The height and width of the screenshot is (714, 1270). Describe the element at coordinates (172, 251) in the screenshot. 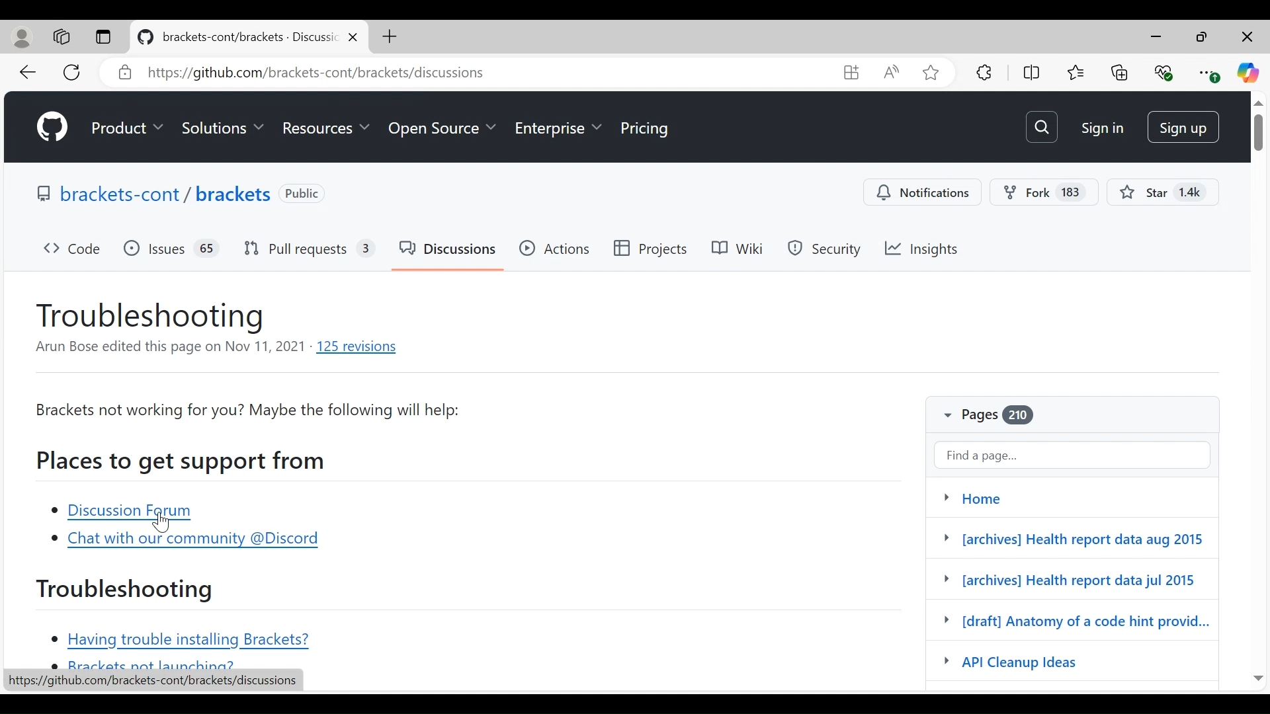

I see `Issues` at that location.